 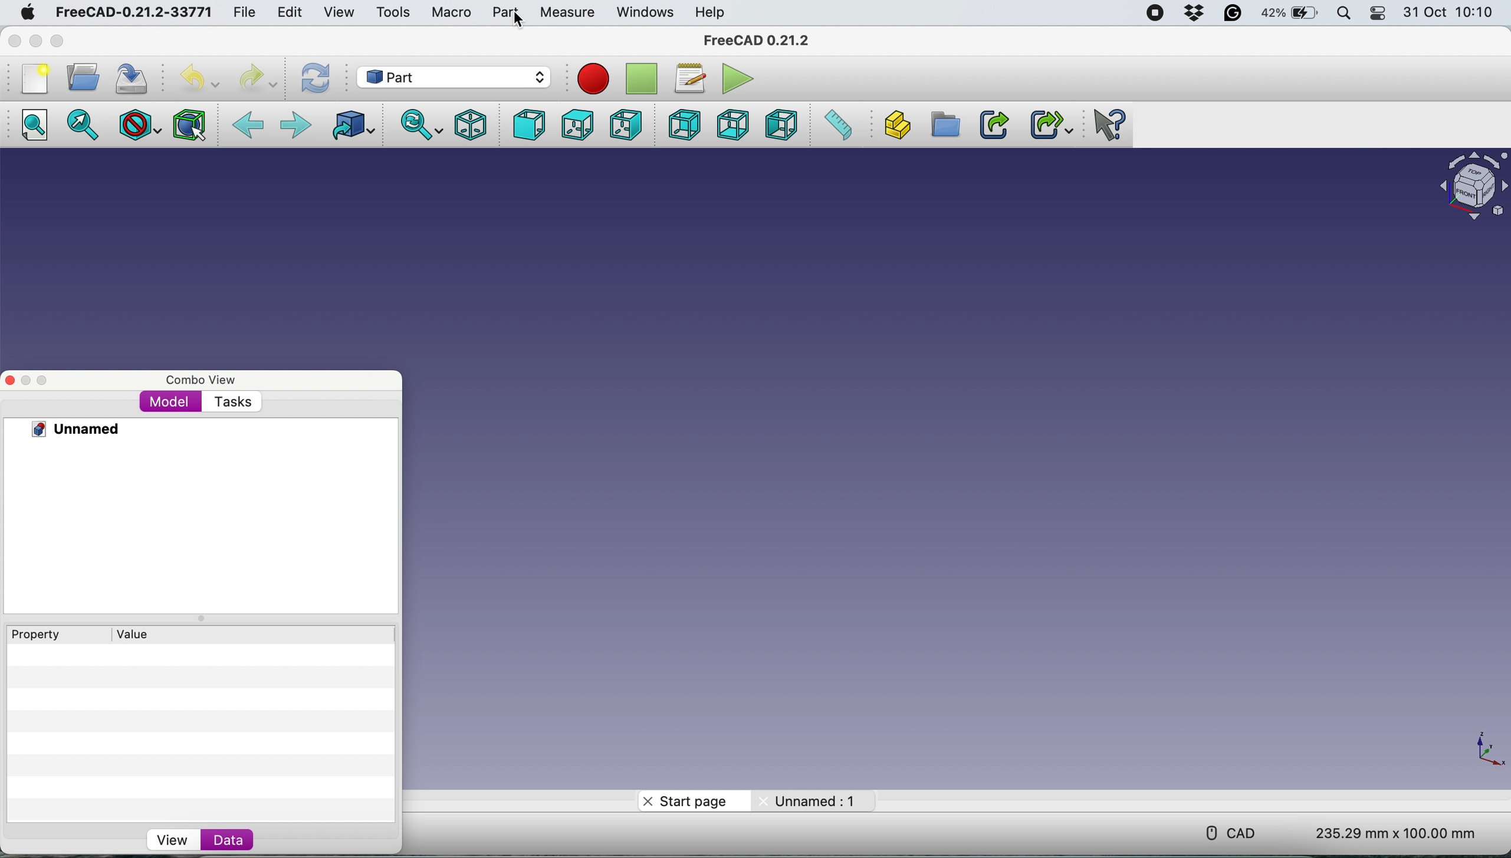 What do you see at coordinates (781, 125) in the screenshot?
I see `Left` at bounding box center [781, 125].